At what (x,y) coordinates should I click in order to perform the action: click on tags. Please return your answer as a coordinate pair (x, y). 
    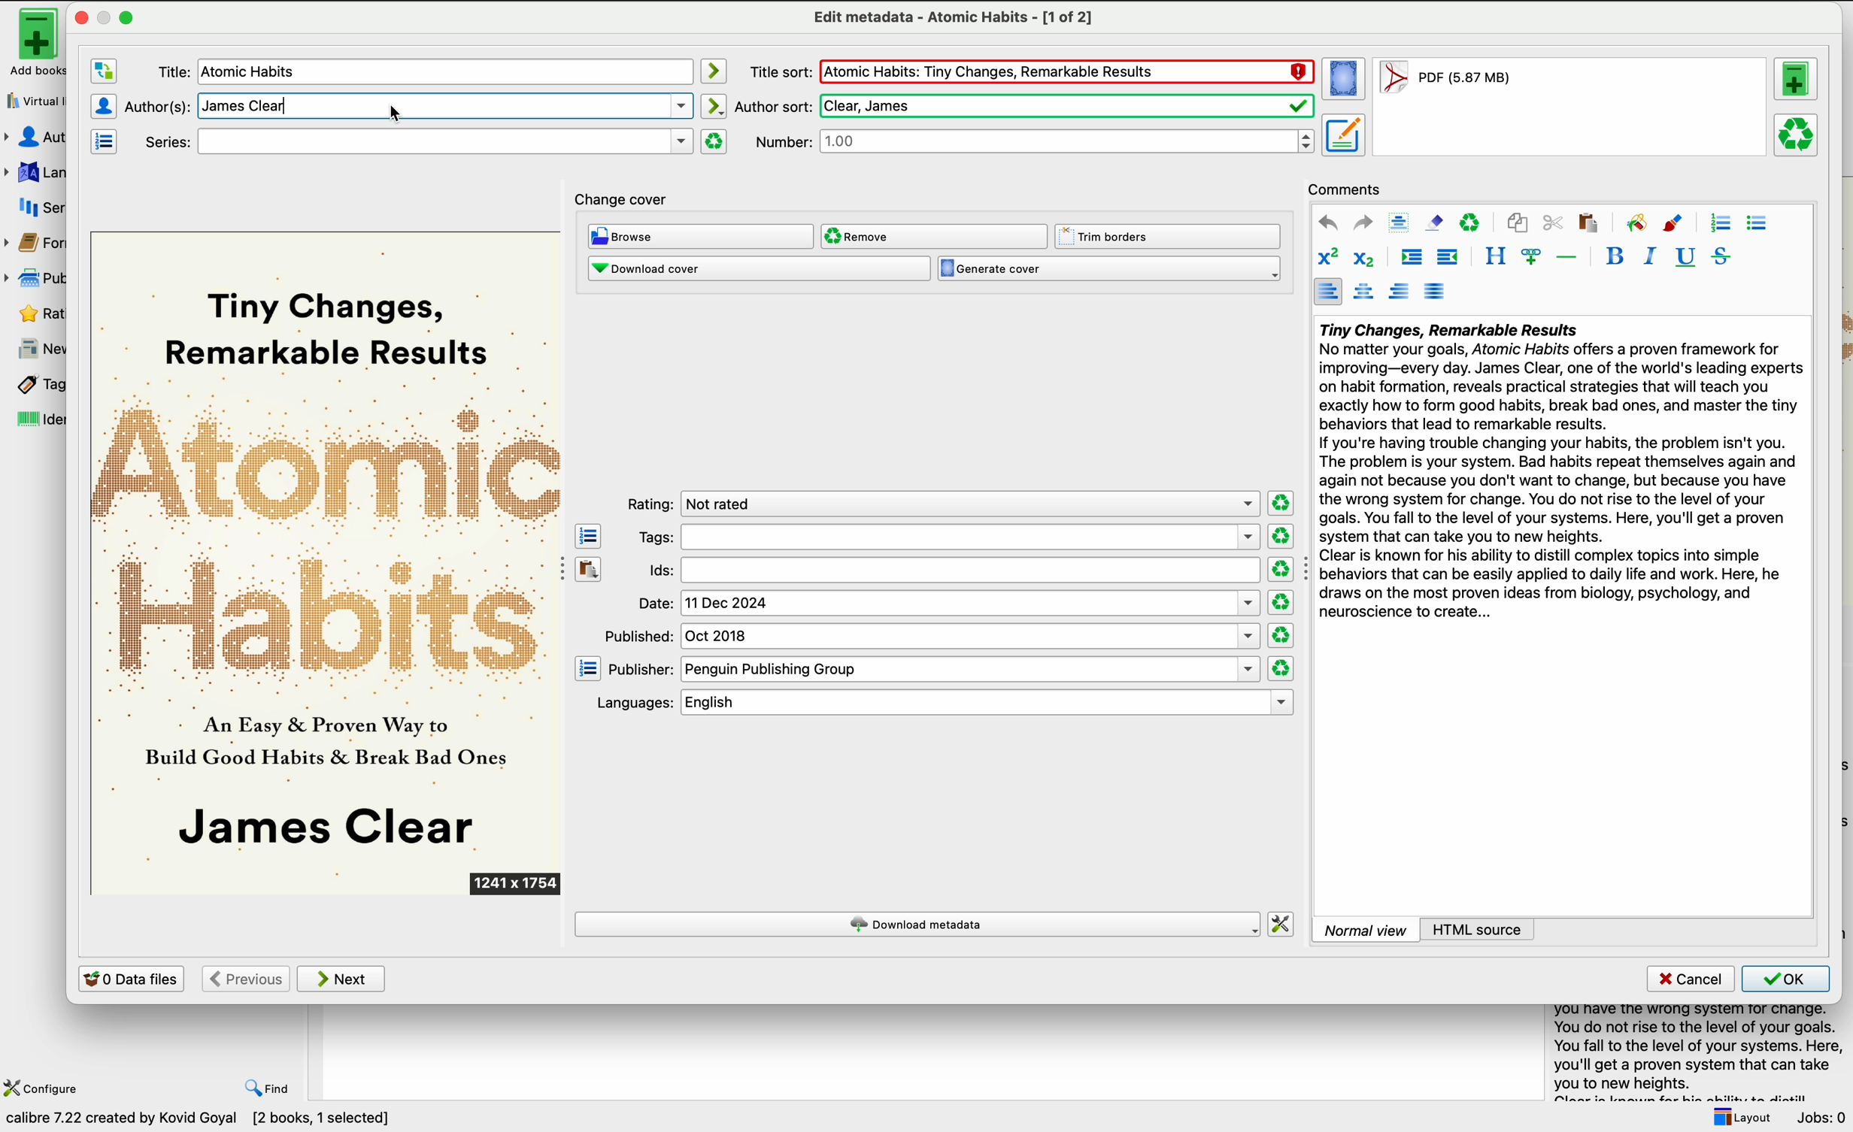
    Looking at the image, I should click on (32, 385).